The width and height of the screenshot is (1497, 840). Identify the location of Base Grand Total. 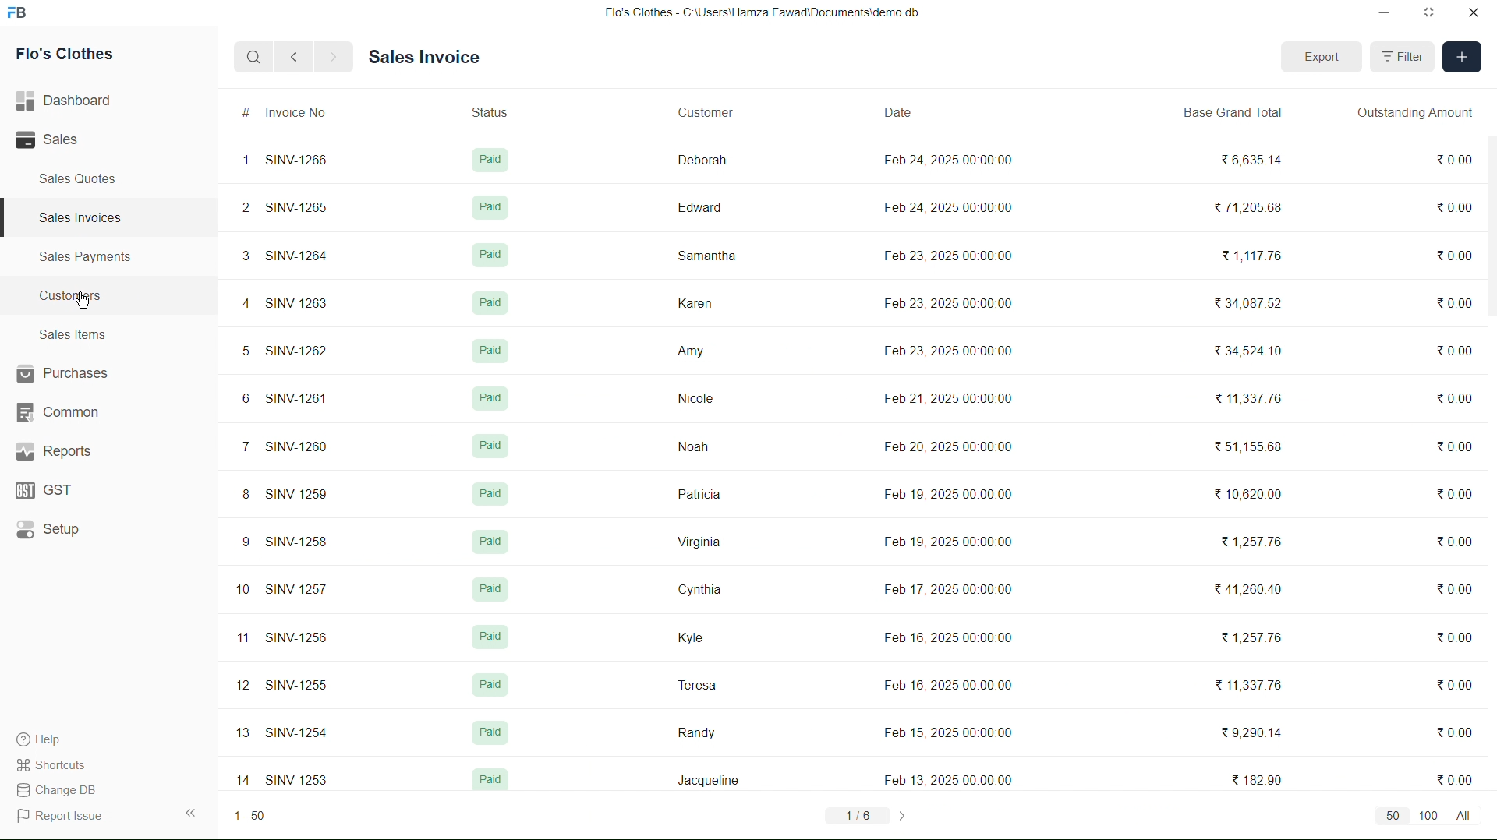
(1230, 113).